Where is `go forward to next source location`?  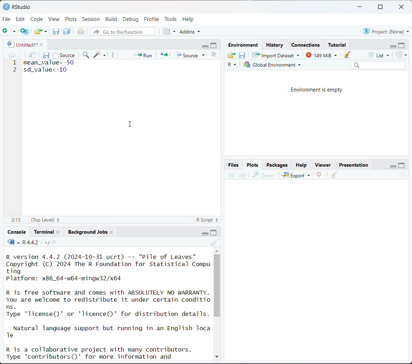
go forward to next source location is located at coordinates (19, 56).